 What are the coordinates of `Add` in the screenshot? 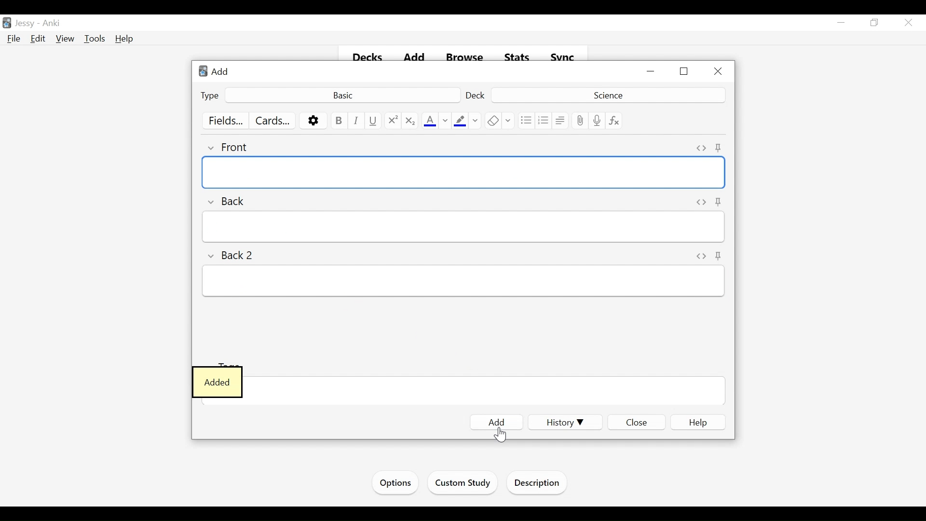 It's located at (217, 71).